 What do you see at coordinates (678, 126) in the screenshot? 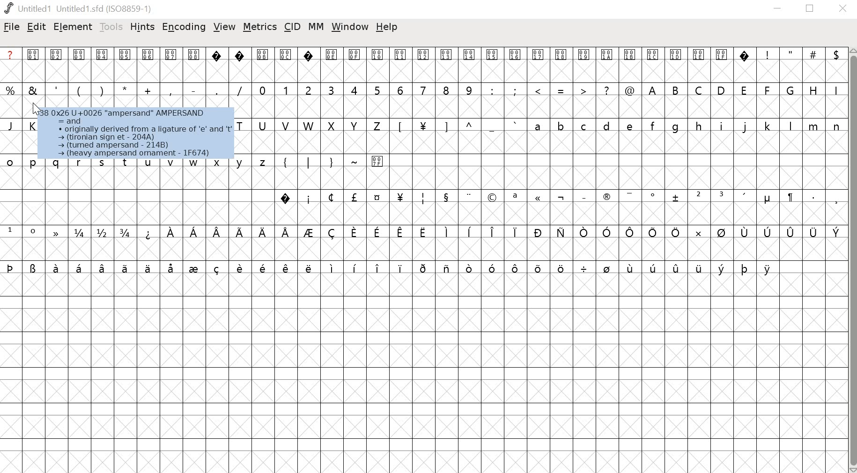
I see `g` at bounding box center [678, 126].